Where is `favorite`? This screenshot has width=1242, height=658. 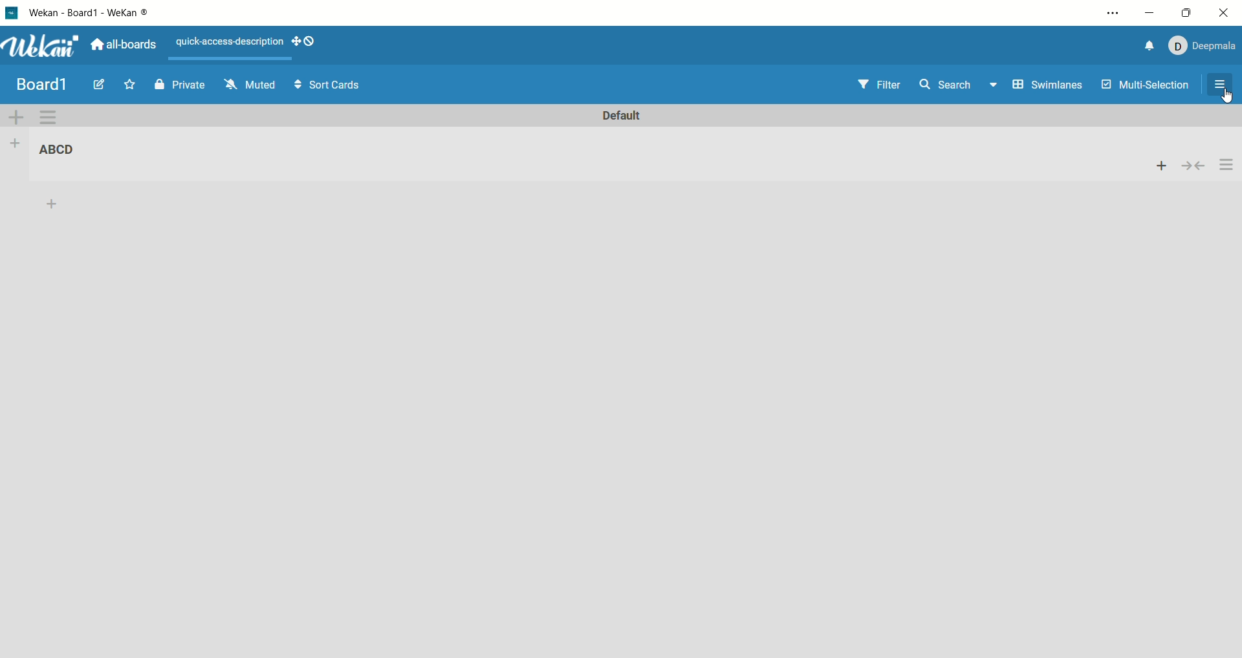 favorite is located at coordinates (129, 83).